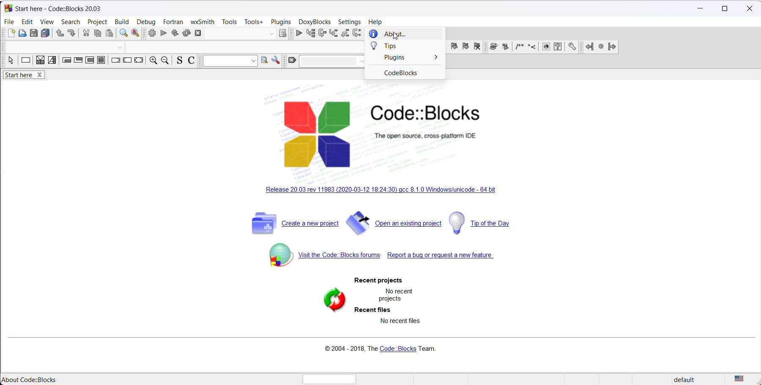  What do you see at coordinates (292, 62) in the screenshot?
I see `clear` at bounding box center [292, 62].